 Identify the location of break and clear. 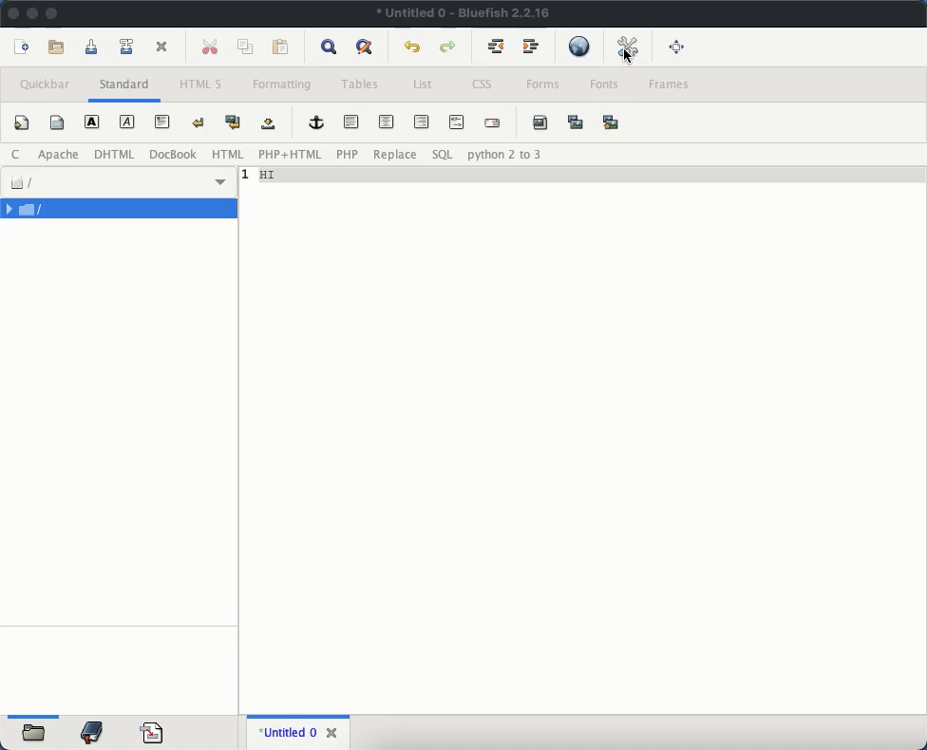
(235, 122).